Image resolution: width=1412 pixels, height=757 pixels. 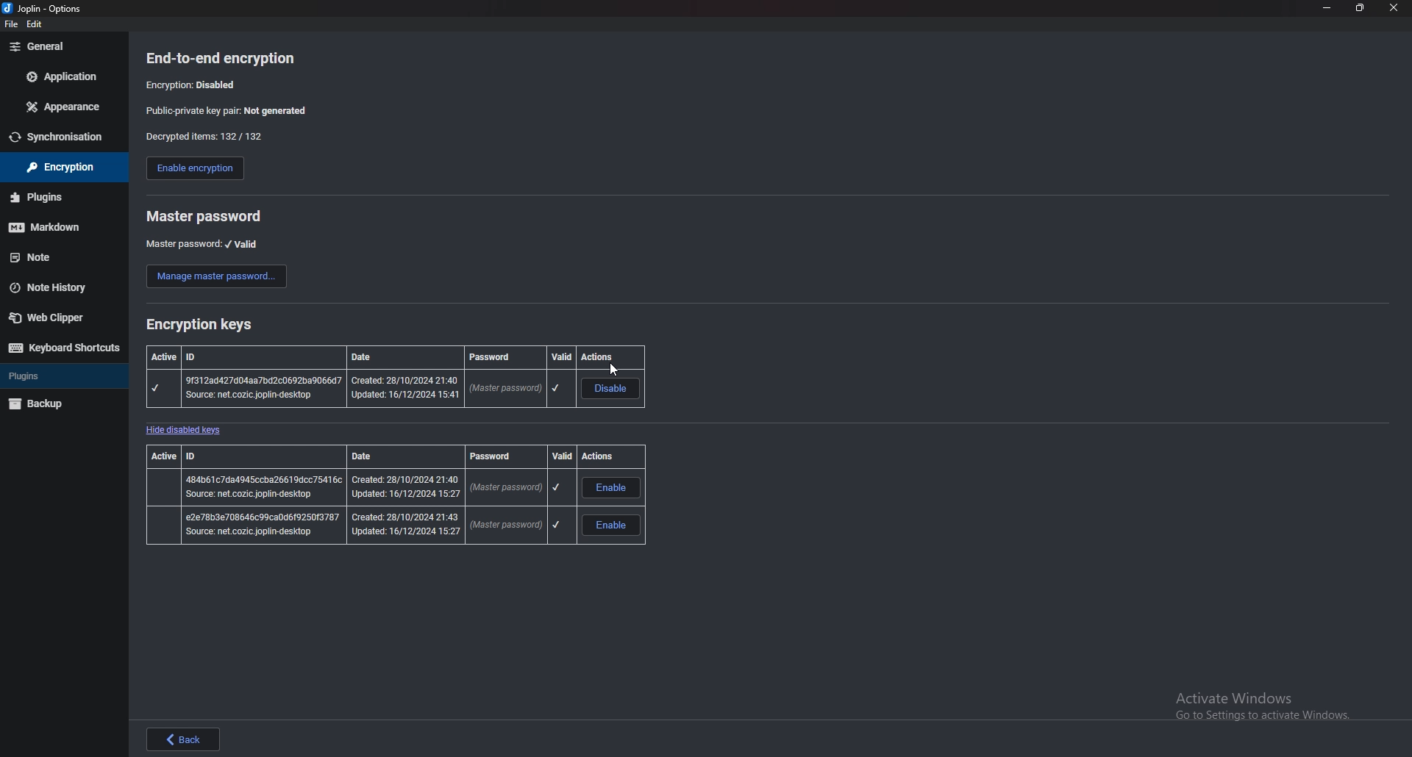 I want to click on actions, so click(x=610, y=357).